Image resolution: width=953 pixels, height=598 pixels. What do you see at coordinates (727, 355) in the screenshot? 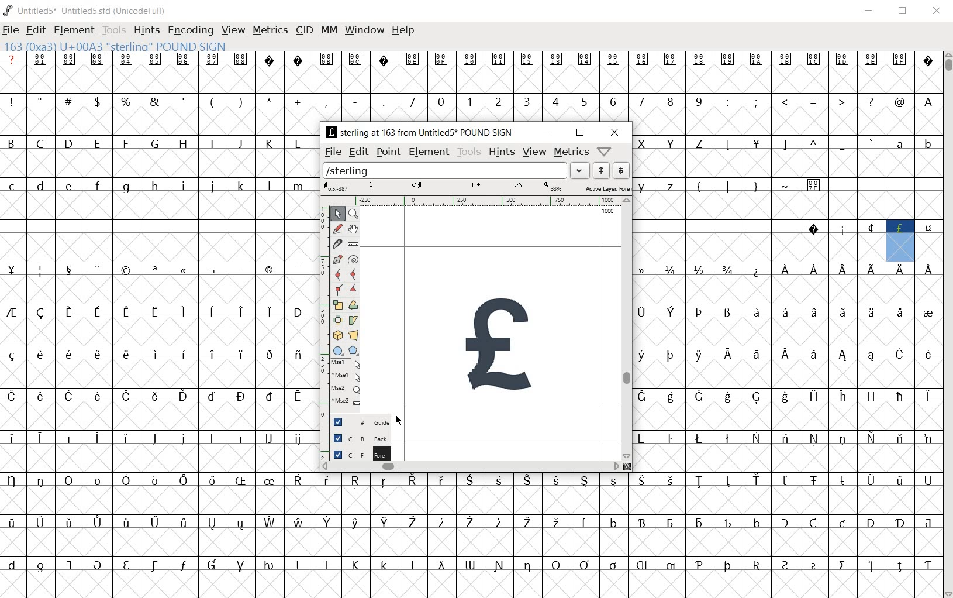
I see `Symbol` at bounding box center [727, 355].